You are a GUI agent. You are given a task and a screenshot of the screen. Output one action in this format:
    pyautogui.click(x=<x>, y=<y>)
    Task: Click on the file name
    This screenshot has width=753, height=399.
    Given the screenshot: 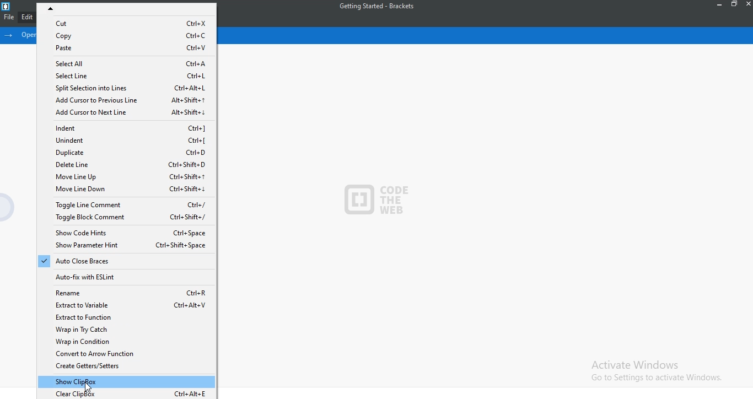 What is the action you would take?
    pyautogui.click(x=381, y=6)
    